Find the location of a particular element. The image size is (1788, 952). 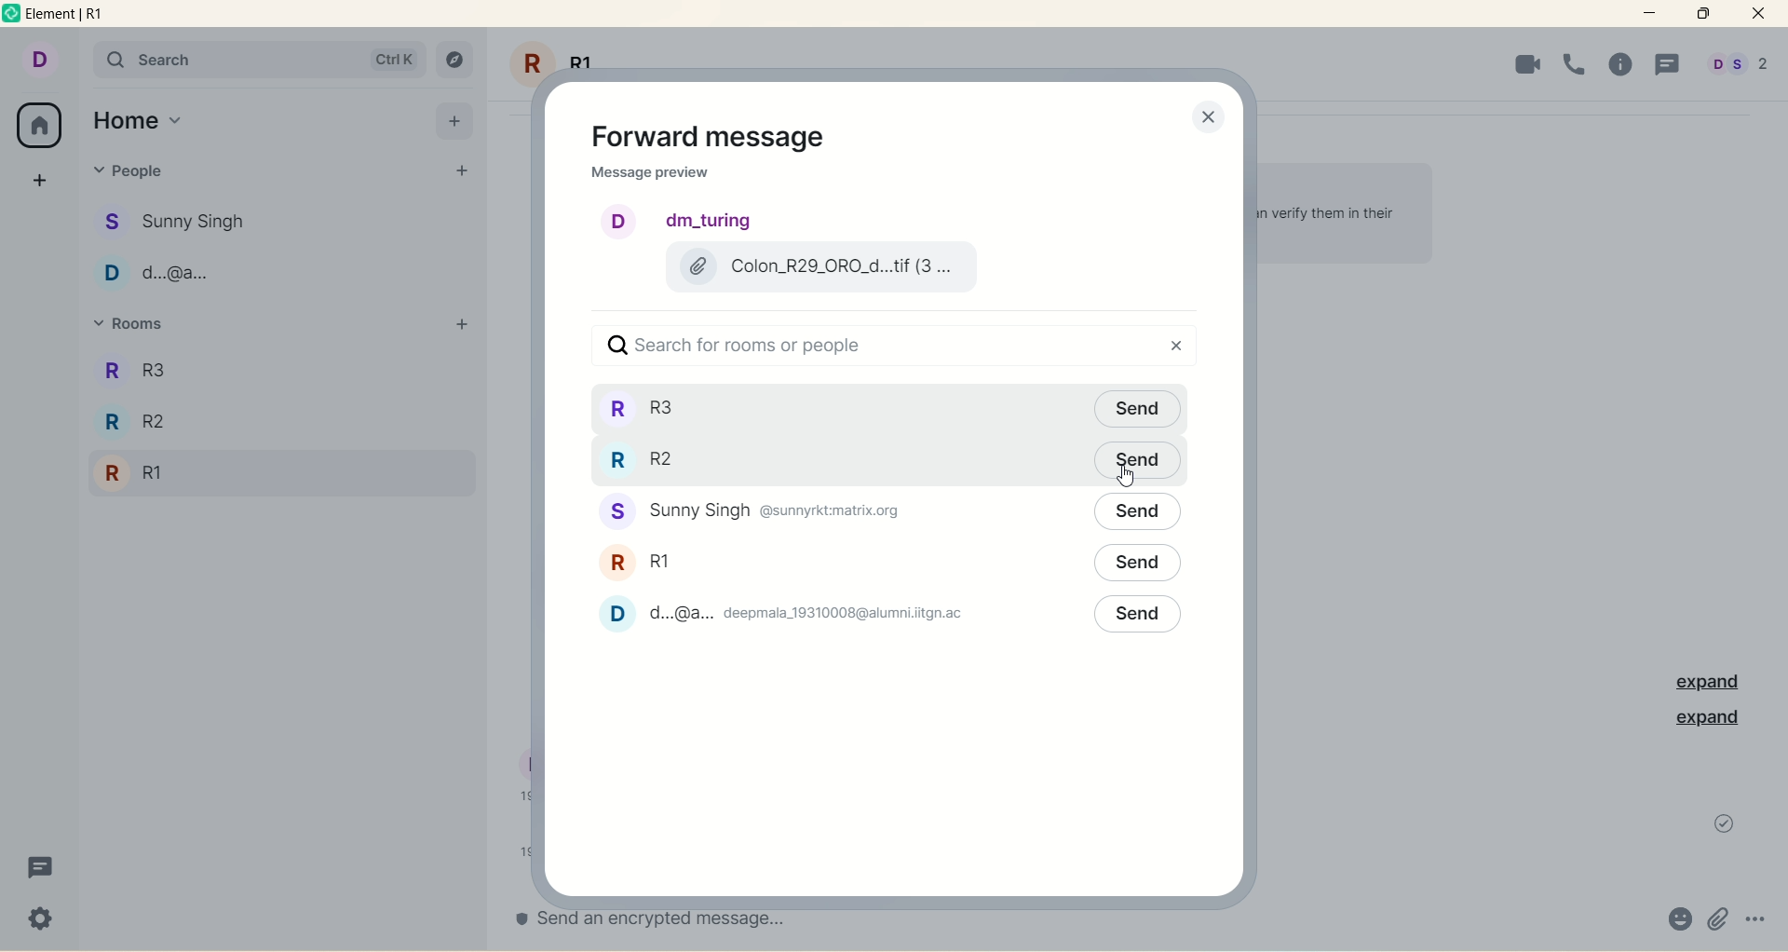

threads is located at coordinates (1668, 66).